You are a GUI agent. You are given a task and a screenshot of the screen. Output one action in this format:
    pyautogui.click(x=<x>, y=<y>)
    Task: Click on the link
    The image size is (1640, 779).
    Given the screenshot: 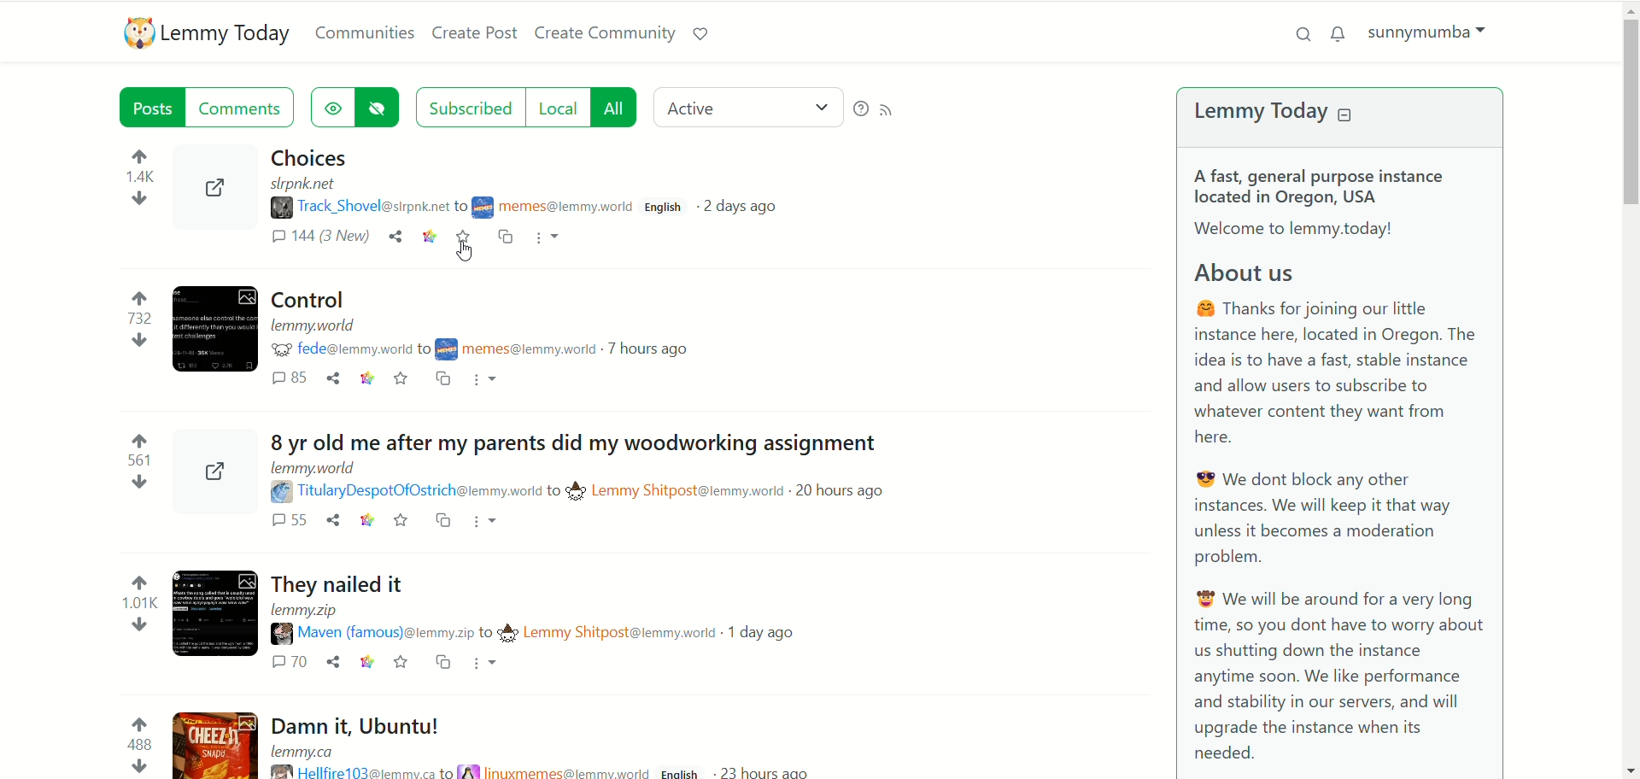 What is the action you would take?
    pyautogui.click(x=366, y=519)
    